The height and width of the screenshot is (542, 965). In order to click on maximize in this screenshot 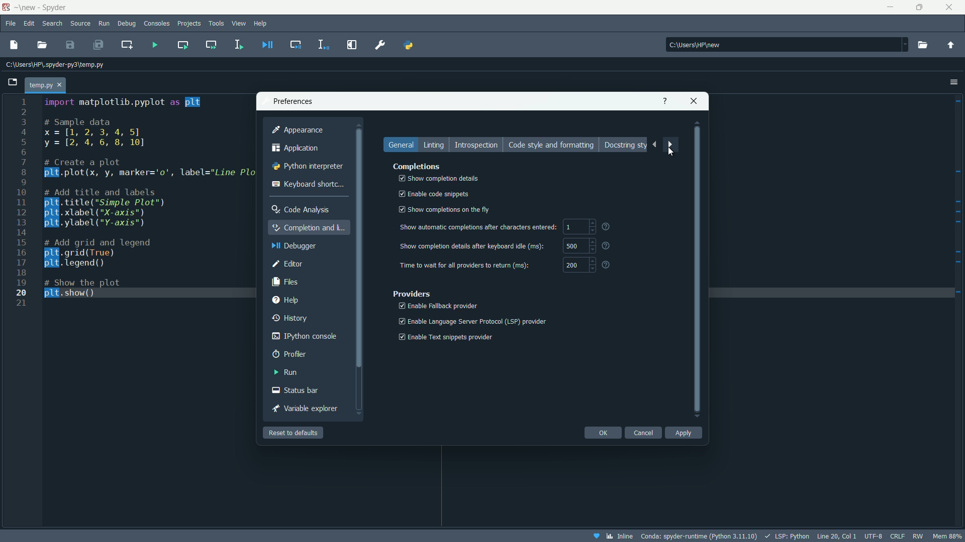, I will do `click(919, 8)`.